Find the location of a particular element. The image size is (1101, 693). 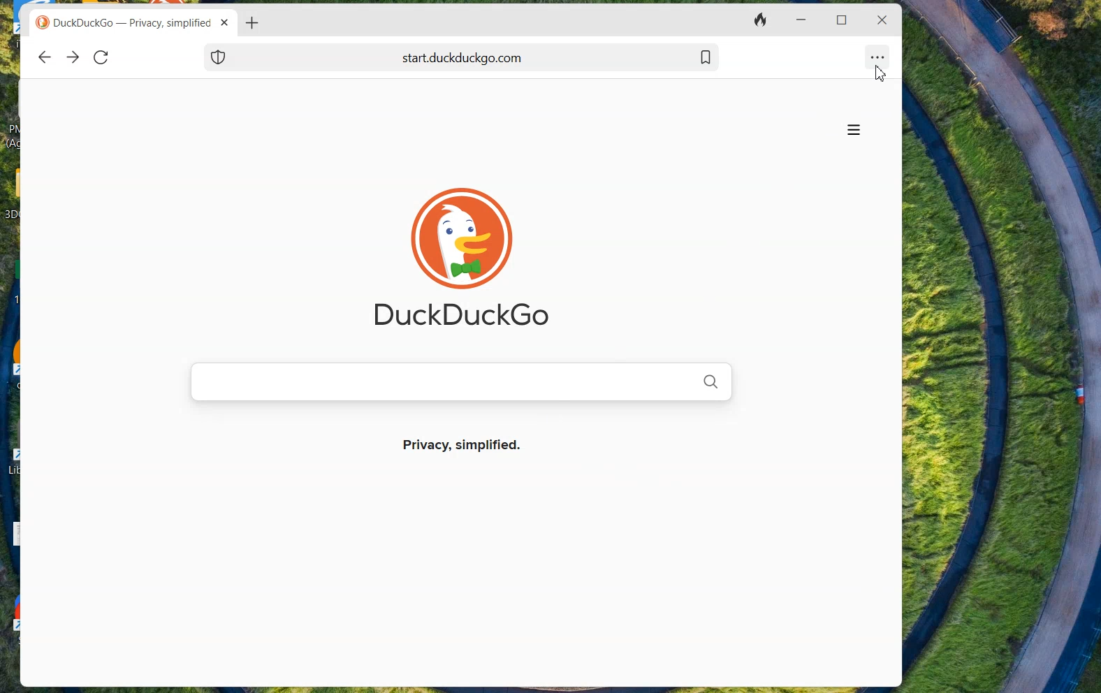

DuckDuckGo — Privacy, simplified is located at coordinates (135, 24).